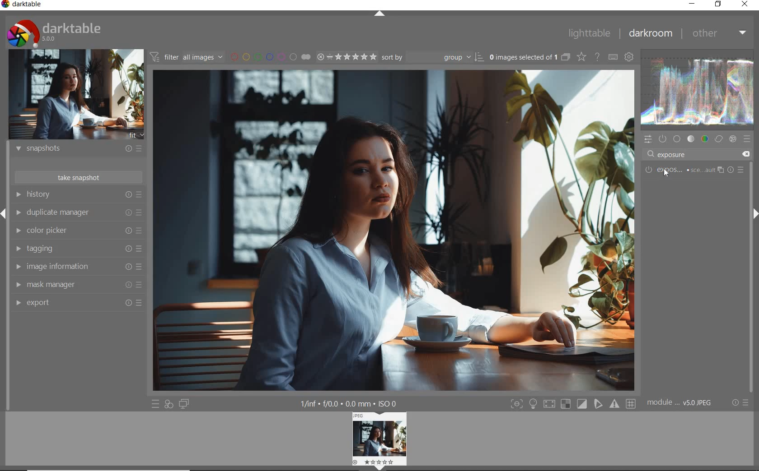  I want to click on image preview, so click(378, 441).